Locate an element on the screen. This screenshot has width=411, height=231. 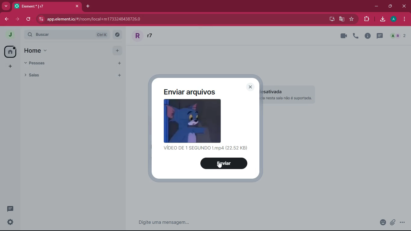
anexo is located at coordinates (379, 223).